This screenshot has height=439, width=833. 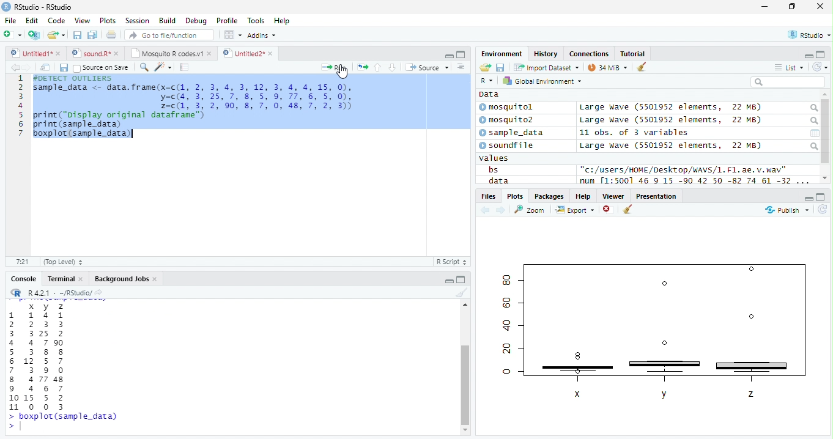 I want to click on scroll down, so click(x=825, y=178).